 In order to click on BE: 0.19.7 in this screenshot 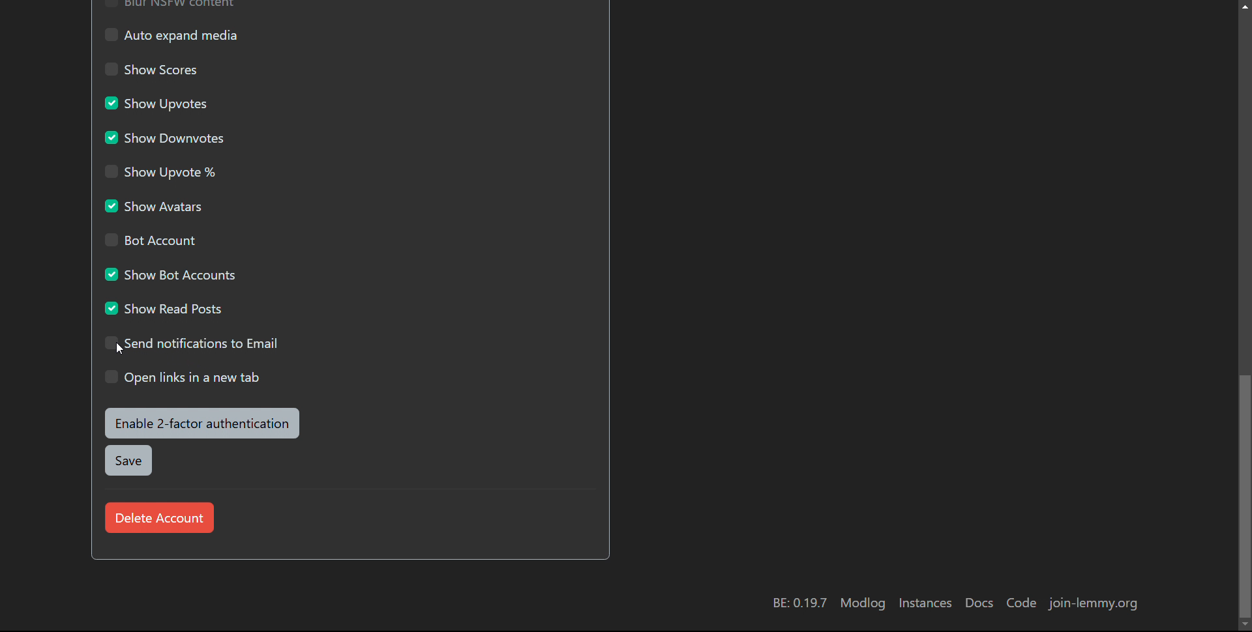, I will do `click(797, 602)`.